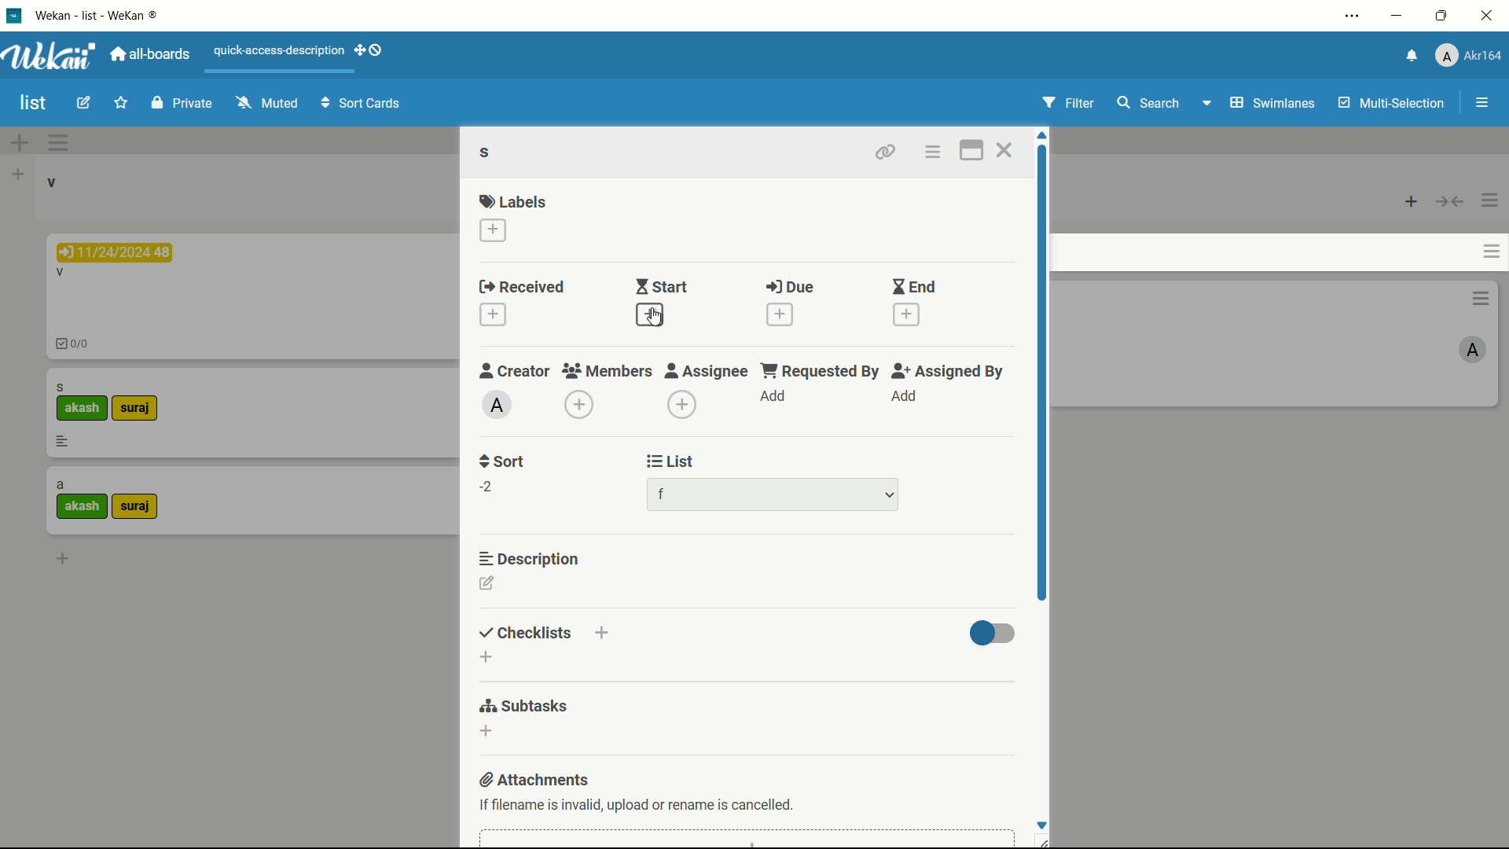 The width and height of the screenshot is (1509, 849). Describe the element at coordinates (136, 409) in the screenshot. I see `label-2` at that location.